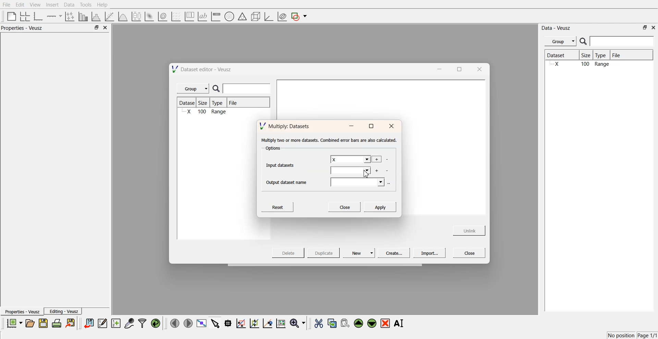 The width and height of the screenshot is (658, 339). What do you see at coordinates (344, 323) in the screenshot?
I see `paste the selected widgets` at bounding box center [344, 323].